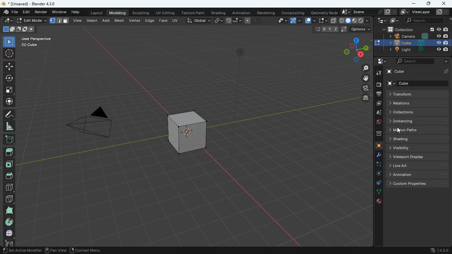 This screenshot has height=254, width=452. What do you see at coordinates (378, 192) in the screenshot?
I see `dots` at bounding box center [378, 192].